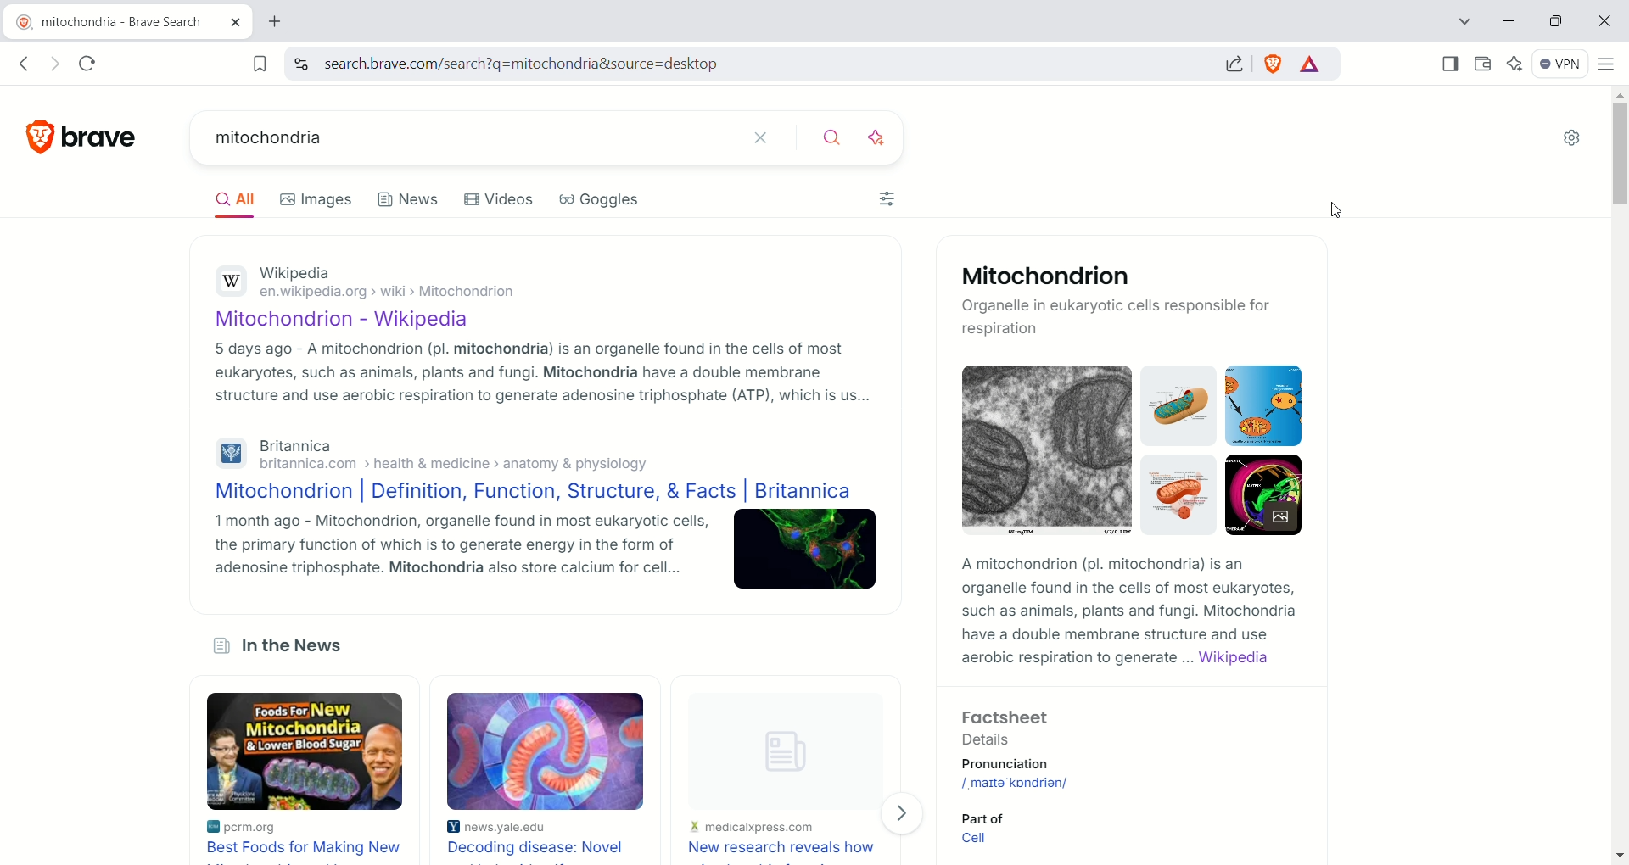 Image resolution: width=1629 pixels, height=865 pixels. Describe the element at coordinates (126, 21) in the screenshot. I see `mitochondria - brave search` at that location.